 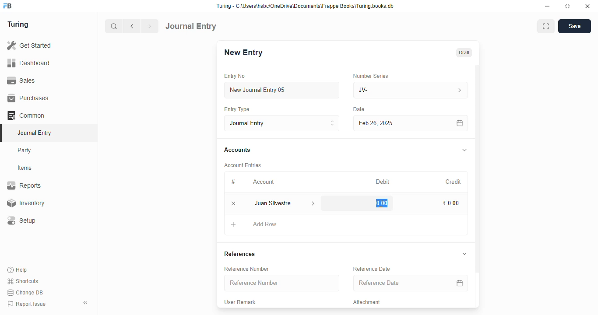 I want to click on reference number, so click(x=282, y=283).